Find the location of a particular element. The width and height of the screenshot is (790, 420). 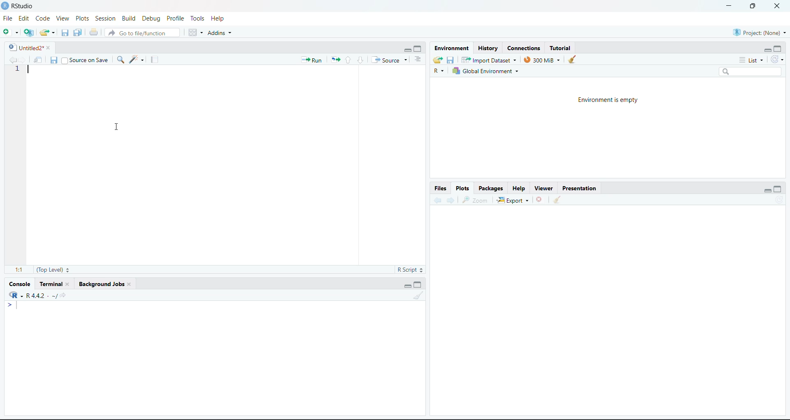

 Export  is located at coordinates (512, 199).